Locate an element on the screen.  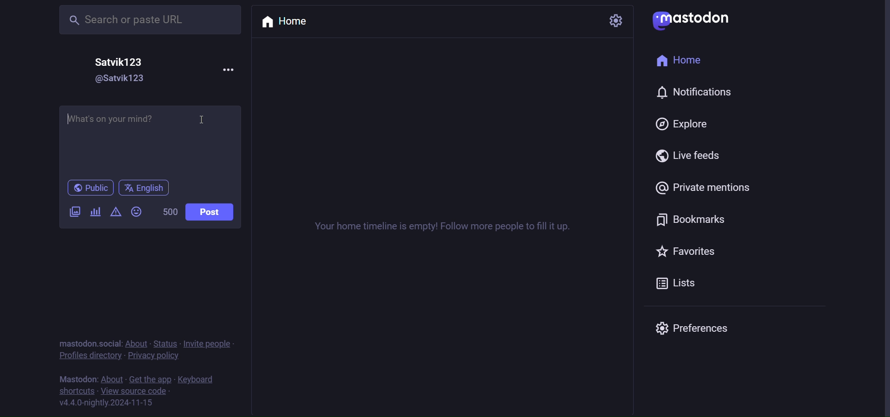
privacy policy is located at coordinates (155, 358).